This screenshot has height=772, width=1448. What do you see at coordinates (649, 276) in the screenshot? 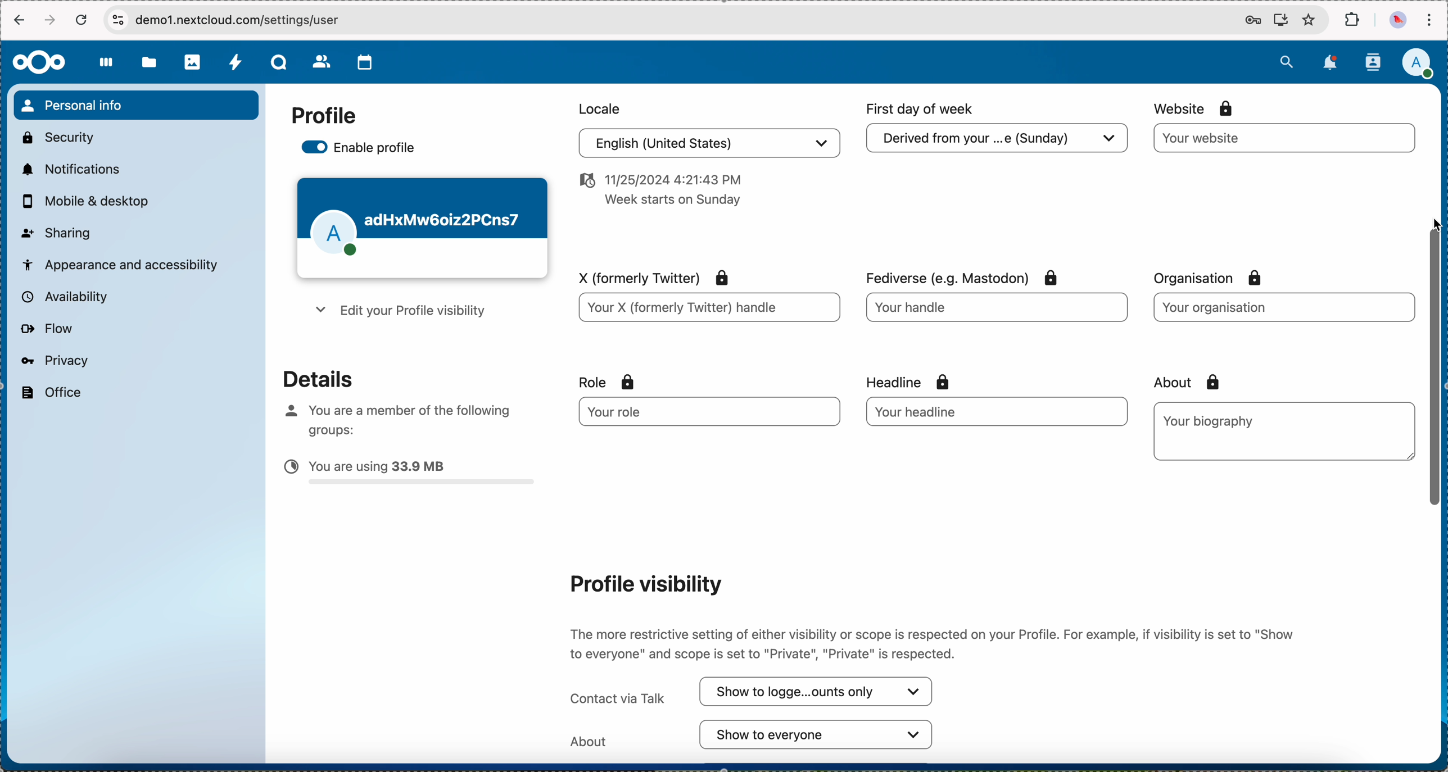
I see `x` at bounding box center [649, 276].